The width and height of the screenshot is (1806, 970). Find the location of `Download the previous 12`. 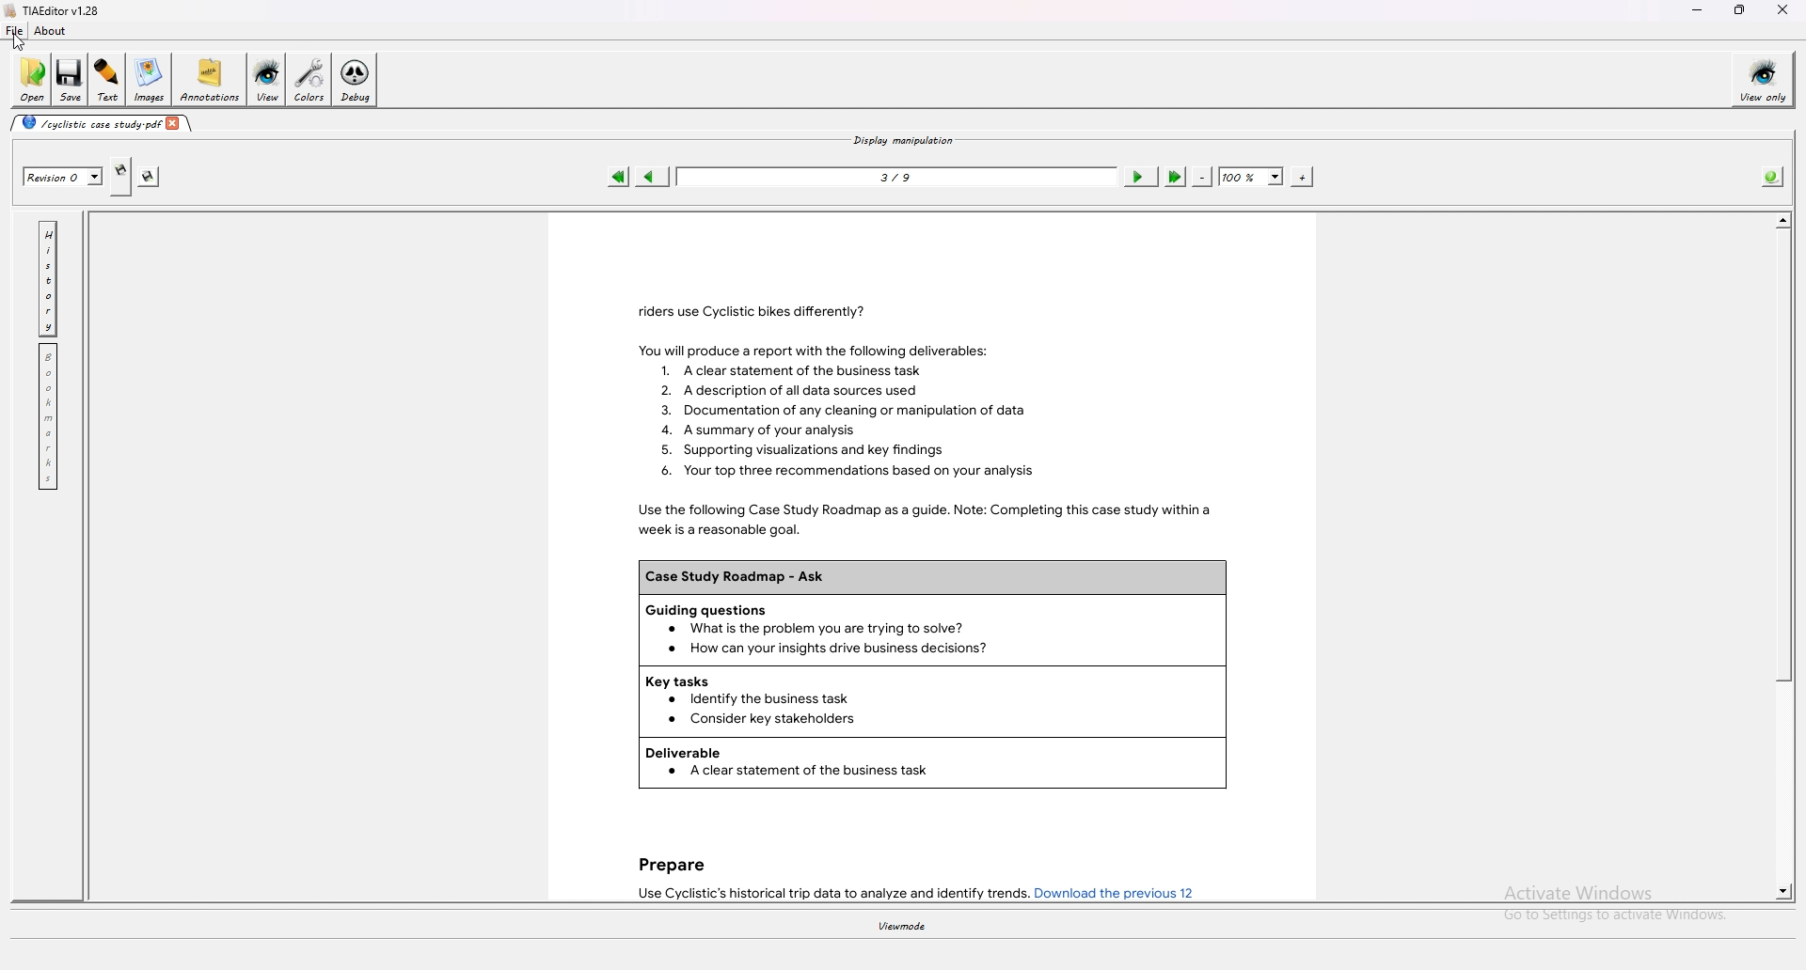

Download the previous 12 is located at coordinates (1119, 892).